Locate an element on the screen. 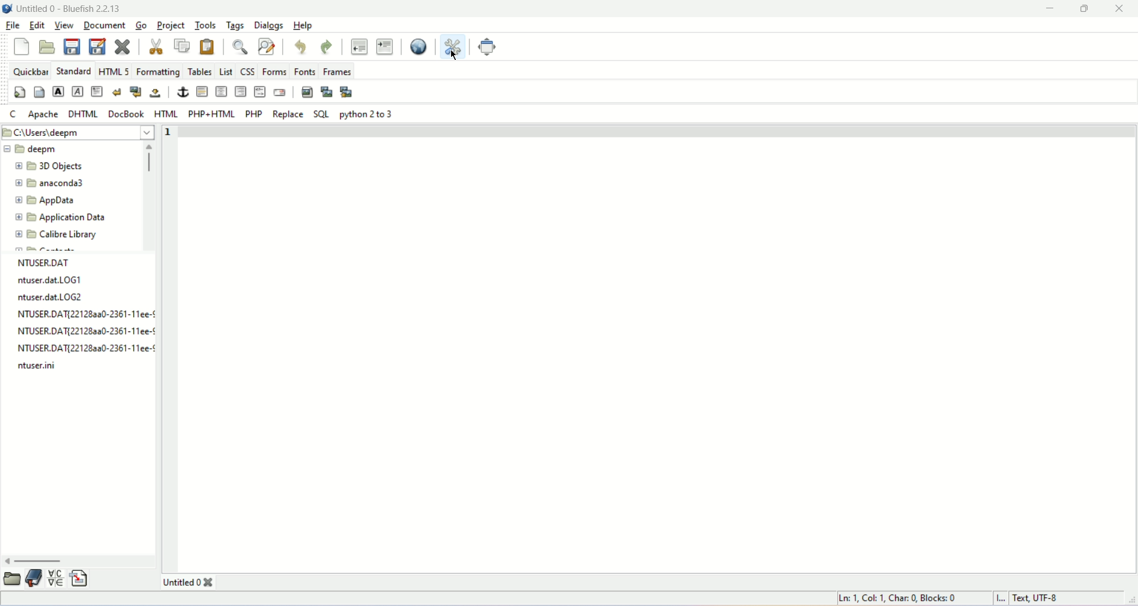  horizontal rule is located at coordinates (202, 92).